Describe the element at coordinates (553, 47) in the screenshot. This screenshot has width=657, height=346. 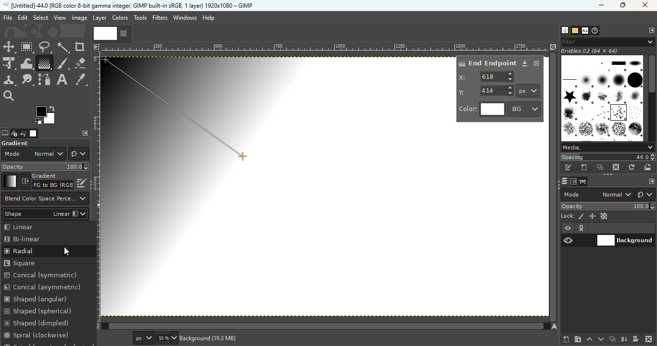
I see `Zoom image when window size changes` at that location.